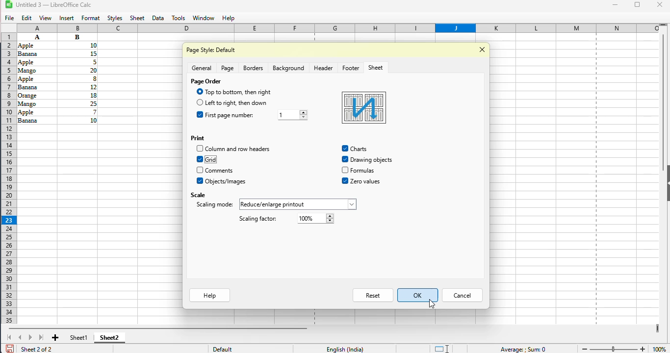 Image resolution: width=670 pixels, height=353 pixels. What do you see at coordinates (239, 92) in the screenshot?
I see `top to bottom, then right` at bounding box center [239, 92].